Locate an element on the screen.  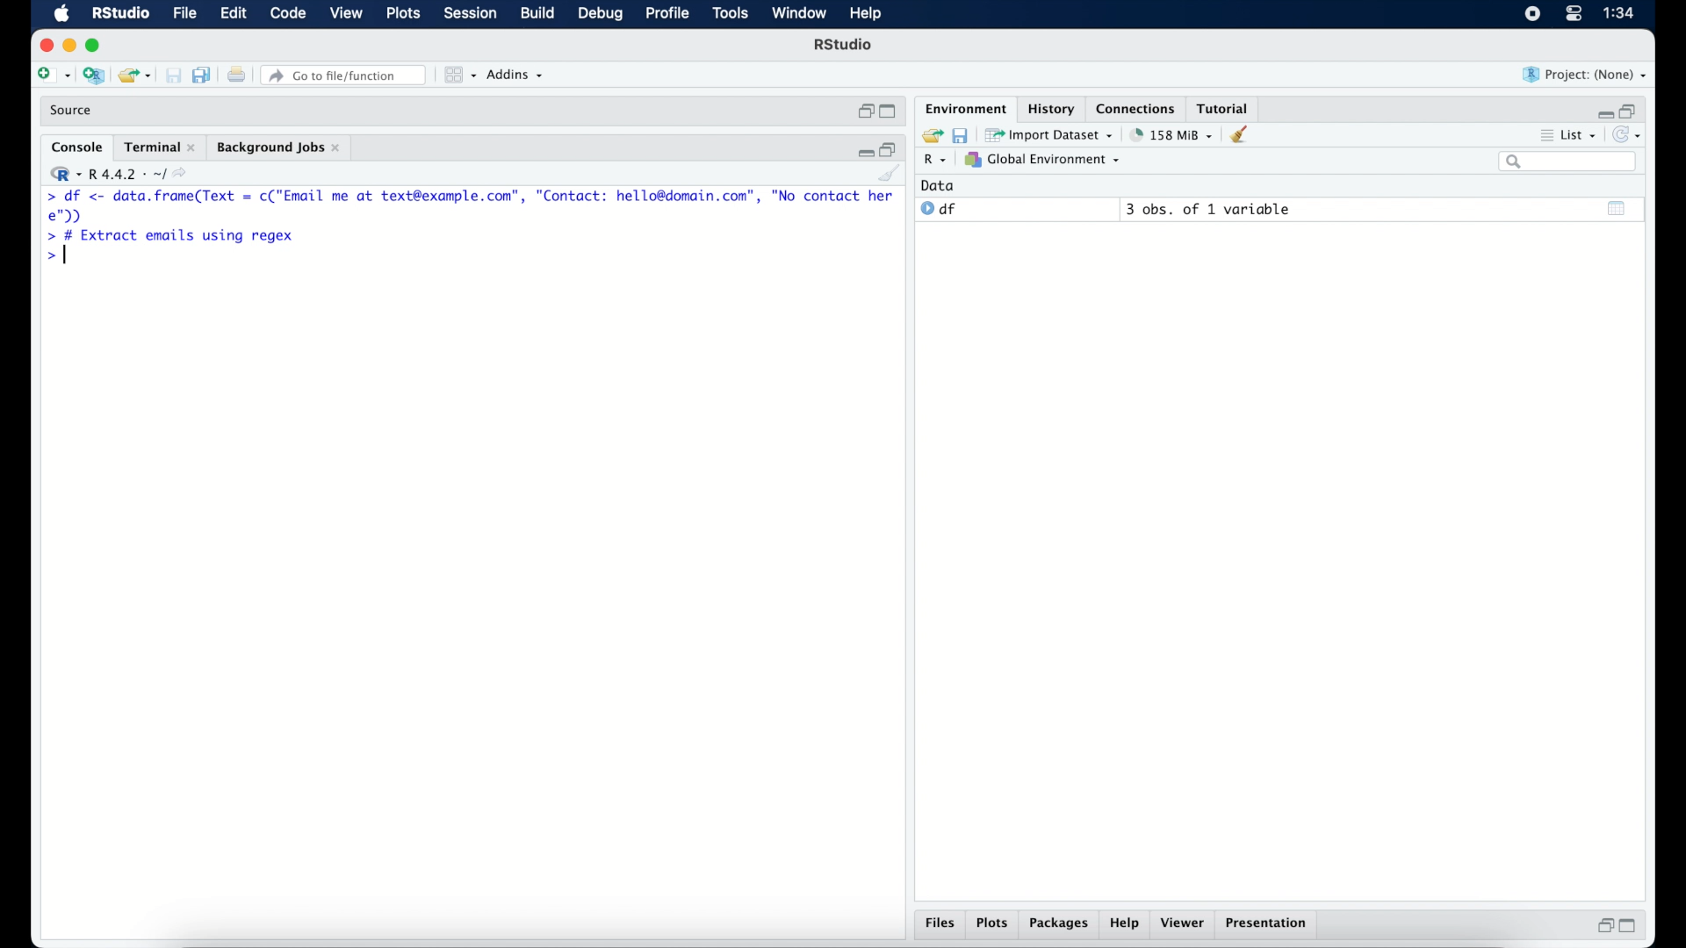
save is located at coordinates (964, 135).